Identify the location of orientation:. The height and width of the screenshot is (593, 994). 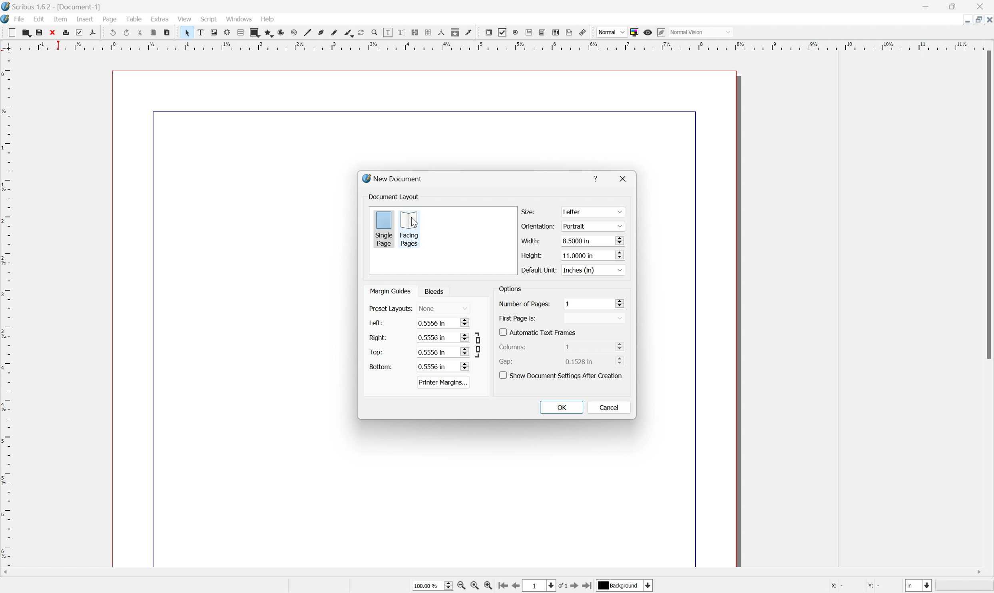
(539, 227).